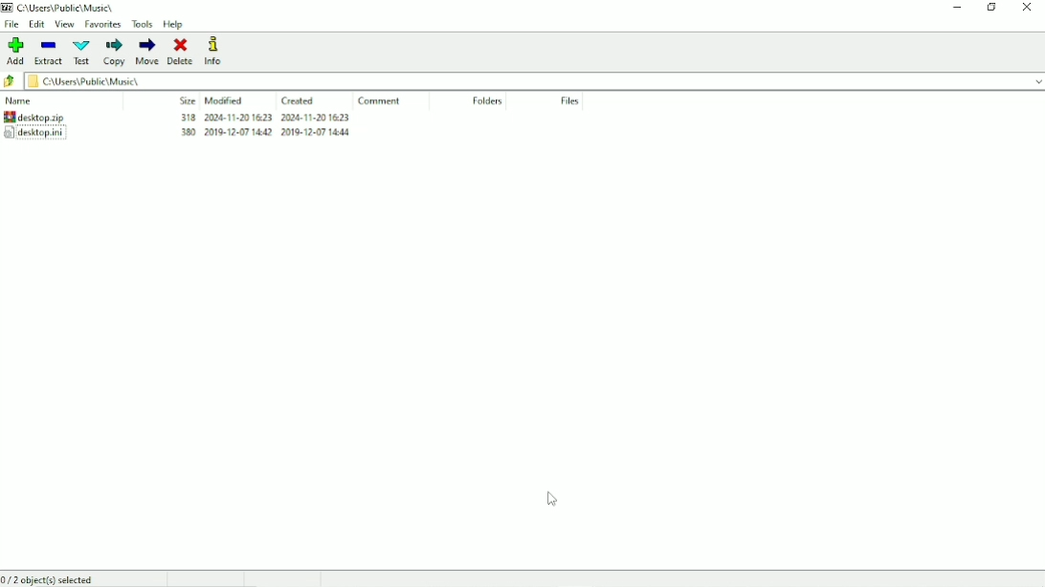 This screenshot has width=1045, height=587. What do you see at coordinates (176, 117) in the screenshot?
I see `Archive created` at bounding box center [176, 117].